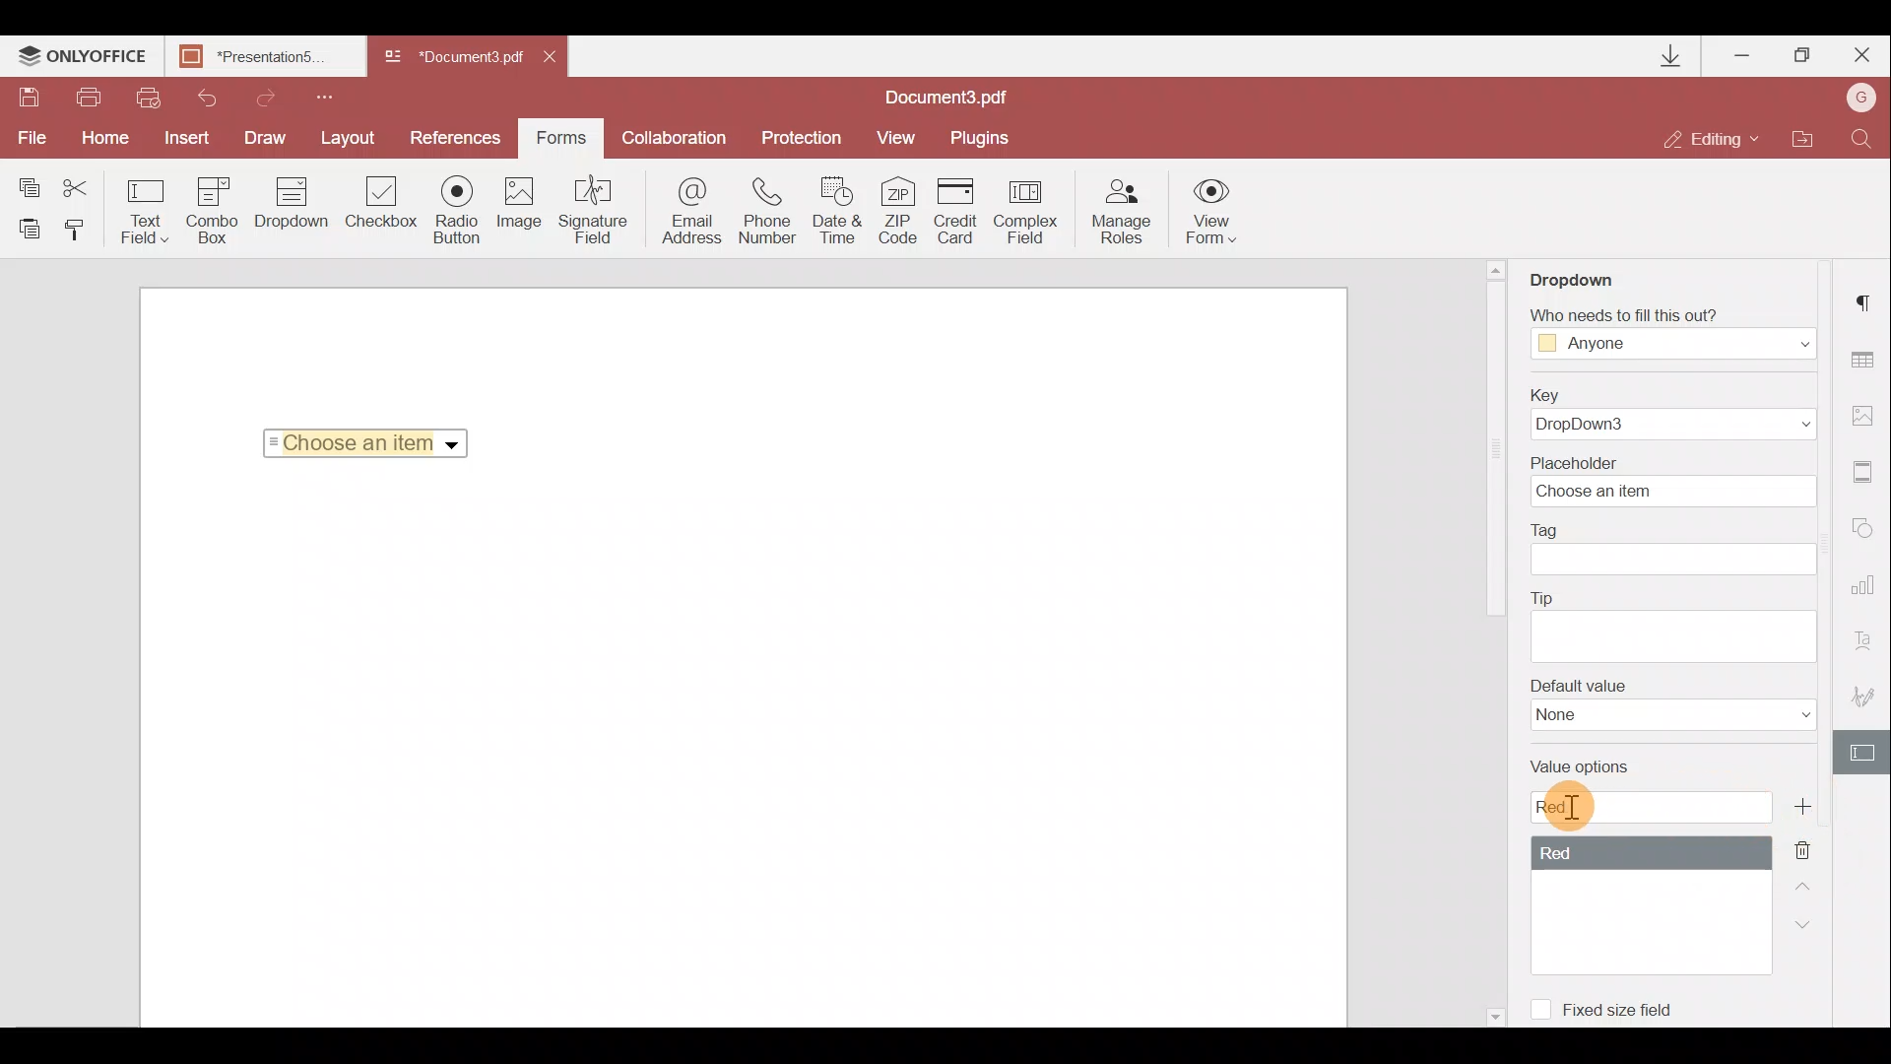  What do you see at coordinates (1497, 269) in the screenshot?
I see `Scroll up` at bounding box center [1497, 269].